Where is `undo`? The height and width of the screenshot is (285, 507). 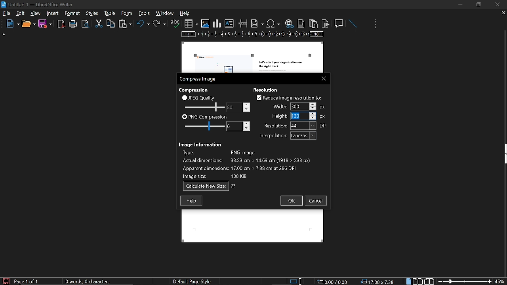 undo is located at coordinates (143, 25).